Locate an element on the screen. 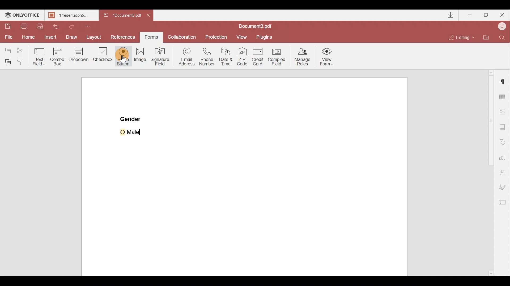 Image resolution: width=510 pixels, height=286 pixels. Signature field is located at coordinates (161, 59).